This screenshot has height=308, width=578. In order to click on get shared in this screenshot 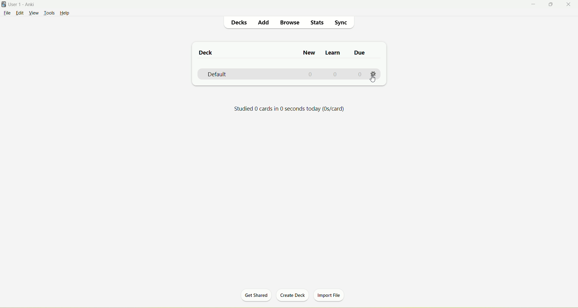, I will do `click(254, 296)`.